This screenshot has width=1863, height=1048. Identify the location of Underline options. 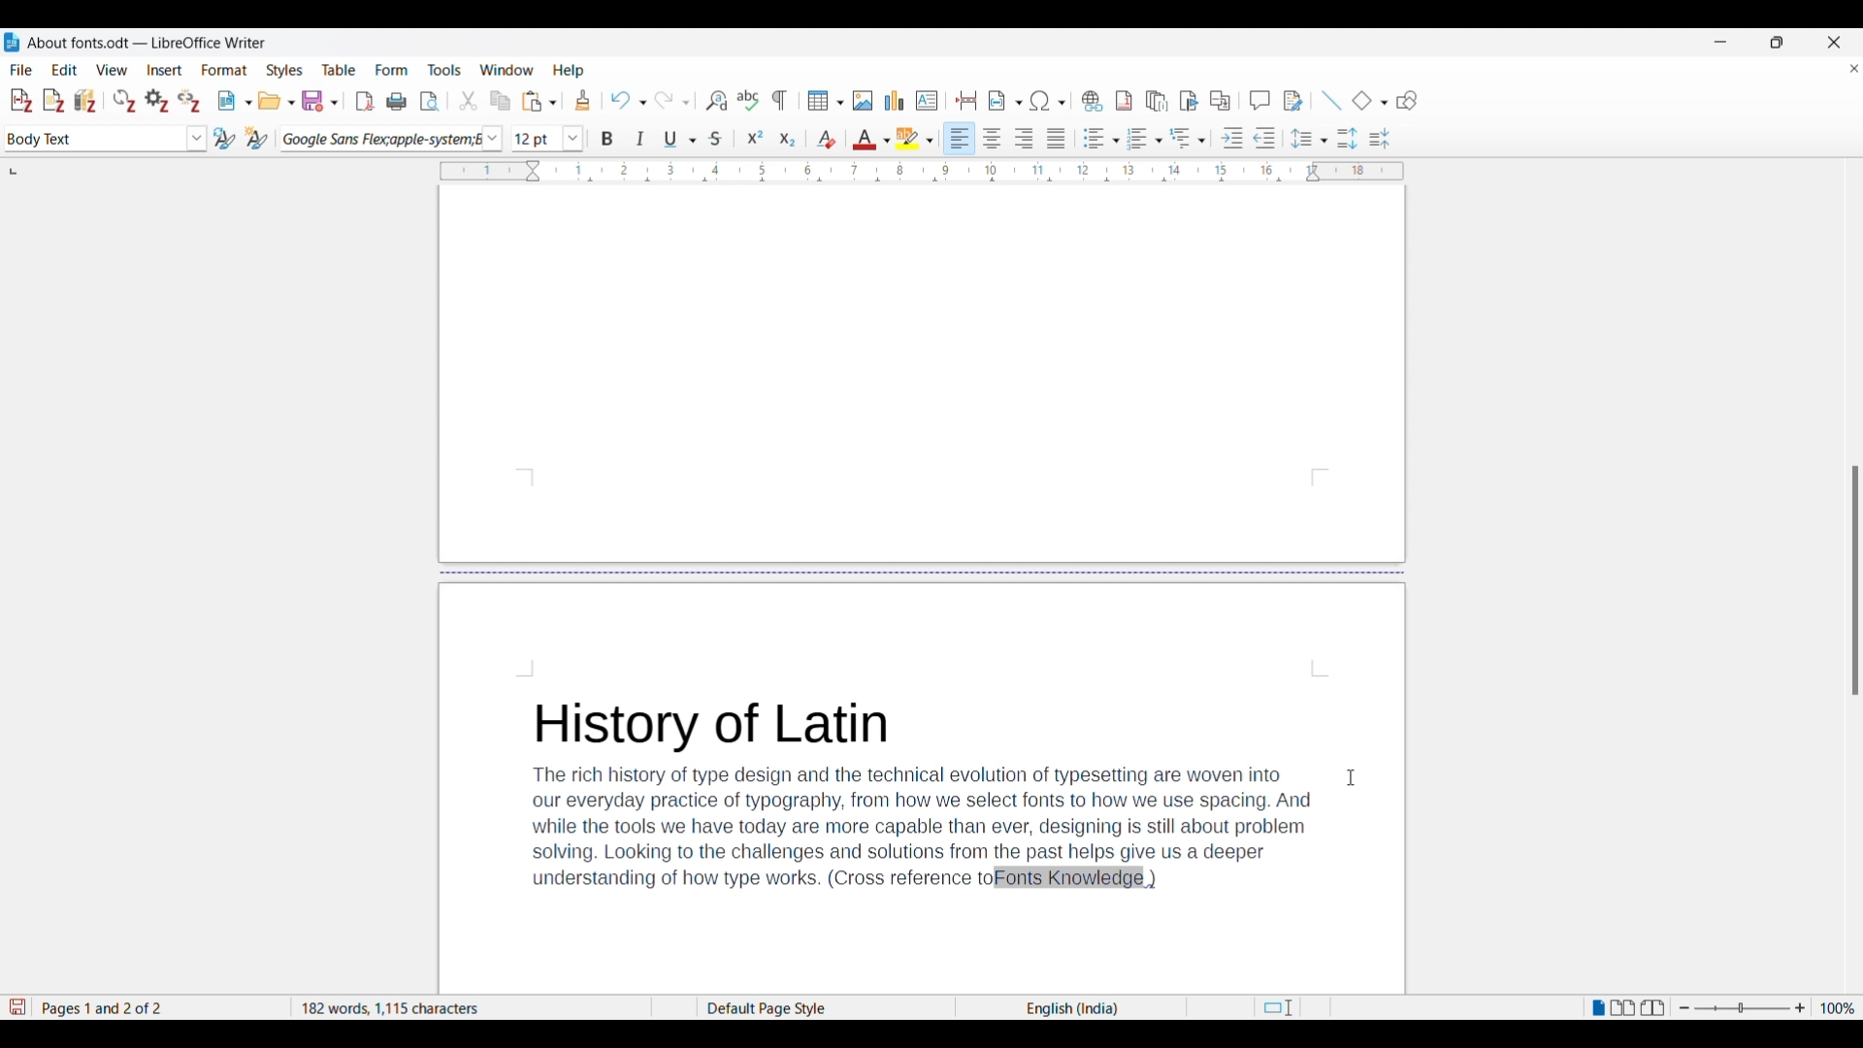
(679, 139).